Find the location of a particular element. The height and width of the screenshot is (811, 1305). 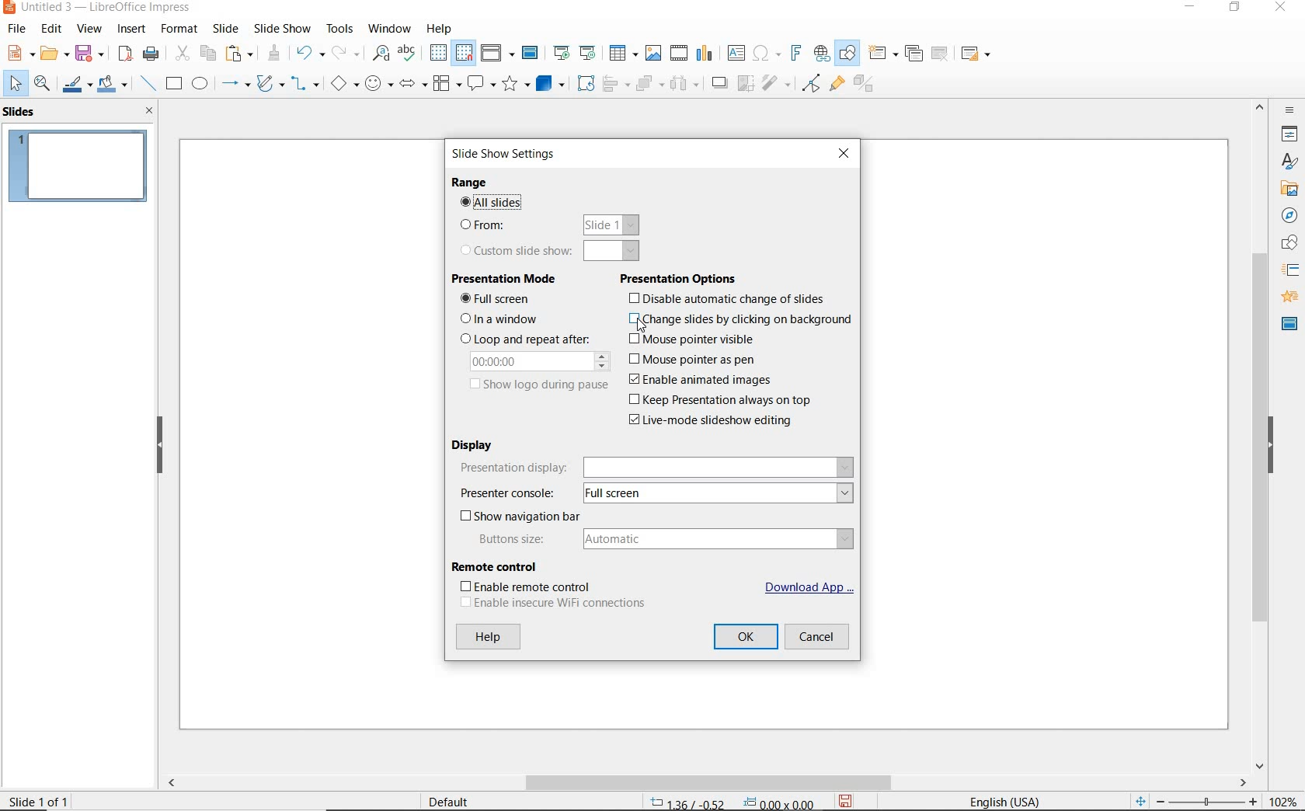

START FROM FIRST SLIDE is located at coordinates (561, 54).